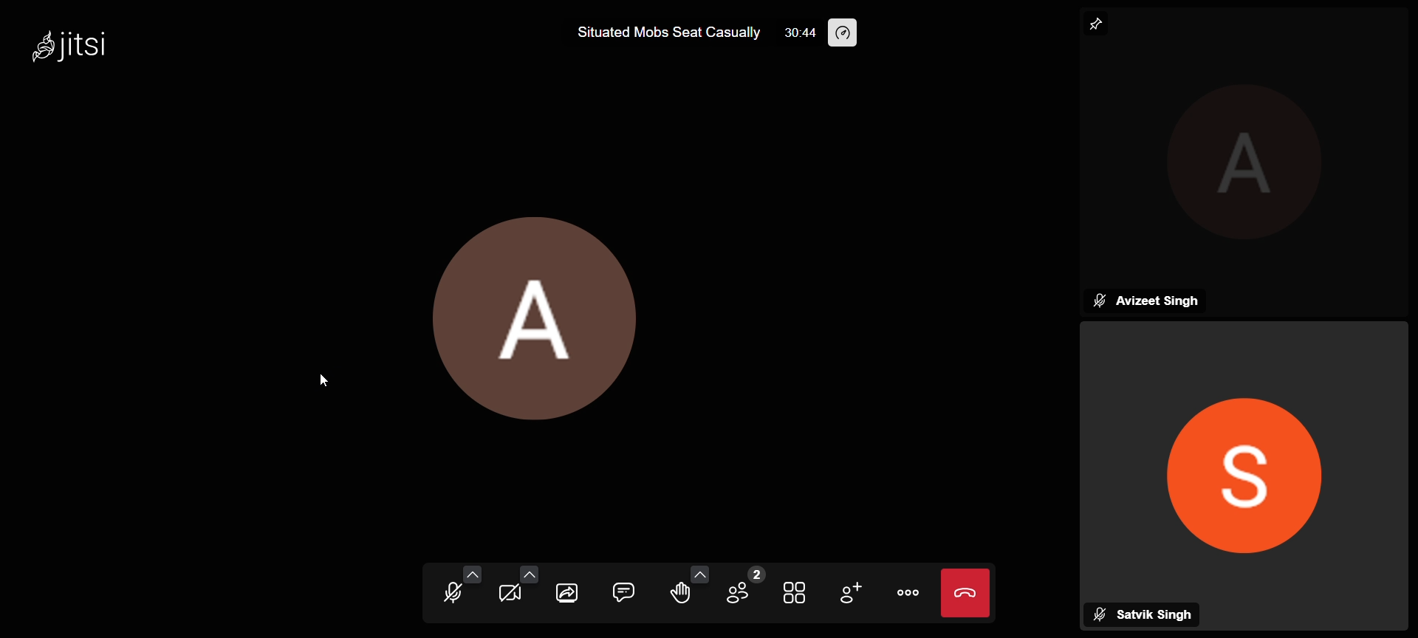 This screenshot has width=1418, height=638. I want to click on audio setting, so click(473, 574).